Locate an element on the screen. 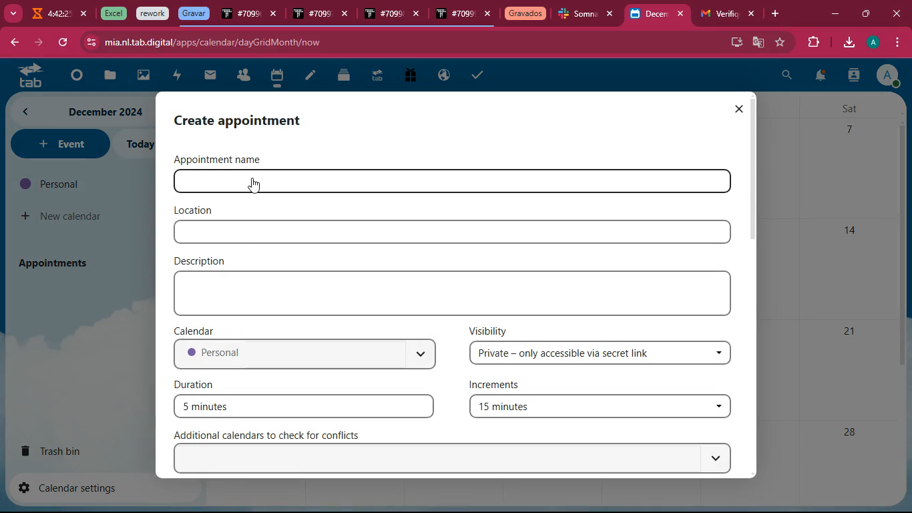  today is located at coordinates (138, 144).